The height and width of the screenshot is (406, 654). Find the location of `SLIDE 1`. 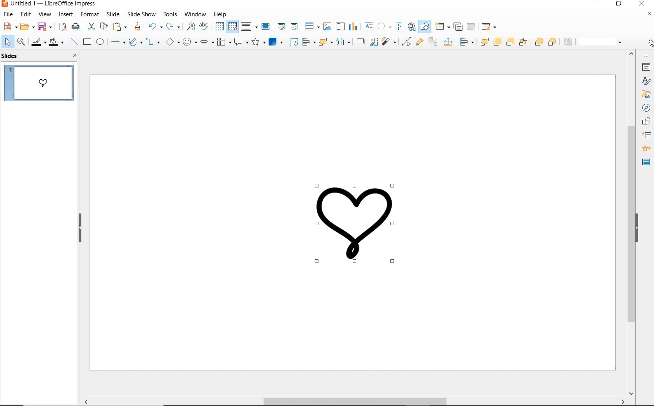

SLIDE 1 is located at coordinates (41, 84).